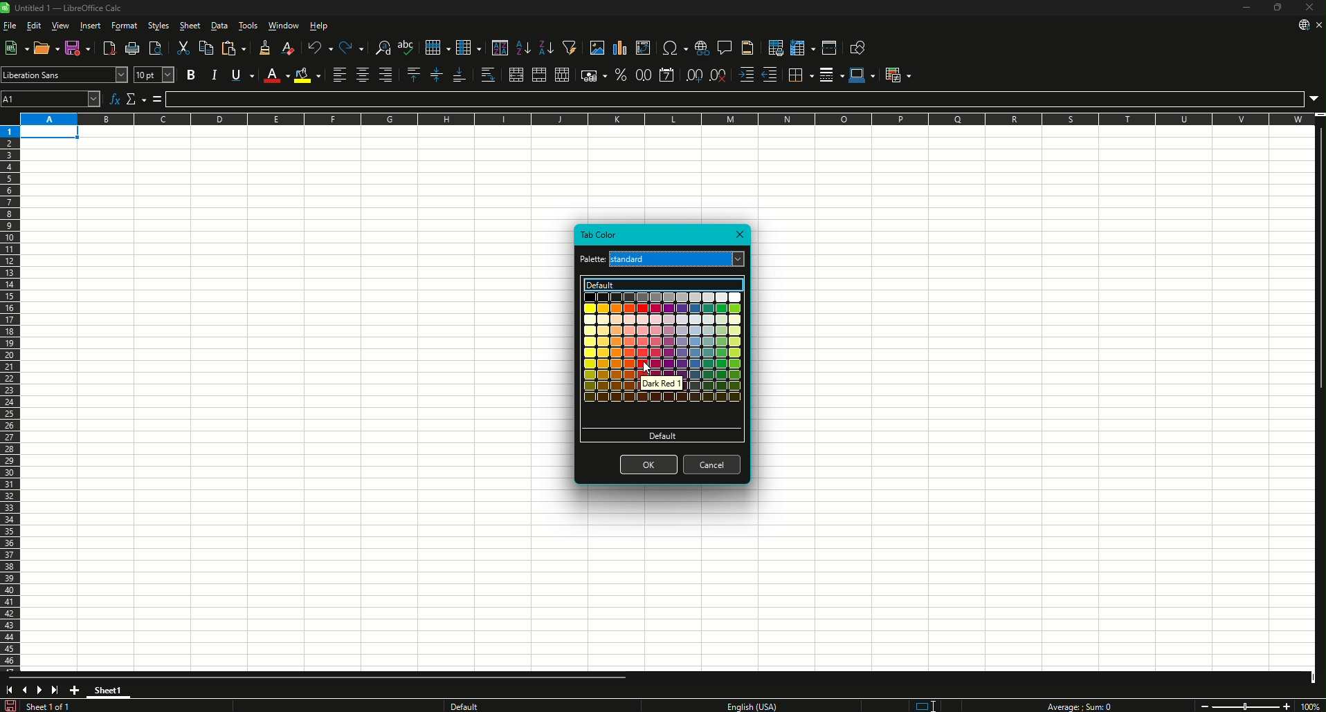 This screenshot has height=712, width=1326. Describe the element at coordinates (1278, 7) in the screenshot. I see `Restore` at that location.